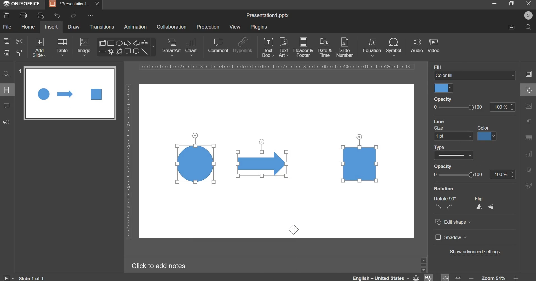  Describe the element at coordinates (492, 206) in the screenshot. I see `flip vertical` at that location.